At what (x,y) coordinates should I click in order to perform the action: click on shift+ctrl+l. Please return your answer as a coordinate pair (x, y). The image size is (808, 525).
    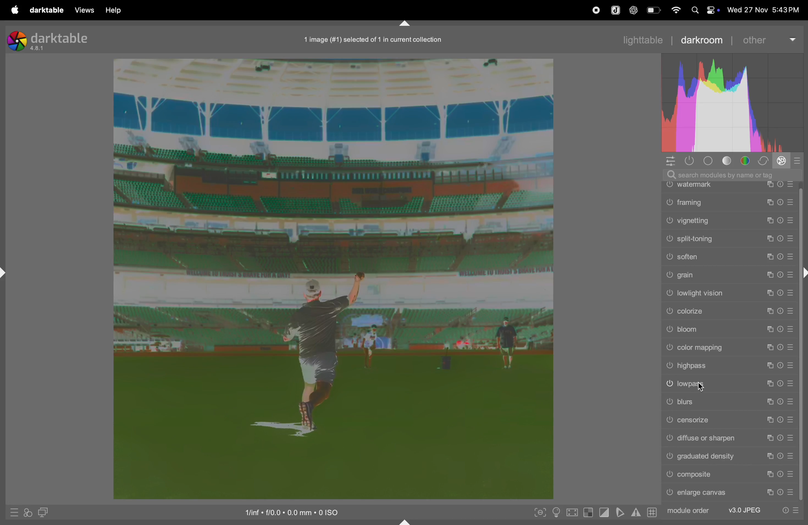
    Looking at the image, I should click on (5, 272).